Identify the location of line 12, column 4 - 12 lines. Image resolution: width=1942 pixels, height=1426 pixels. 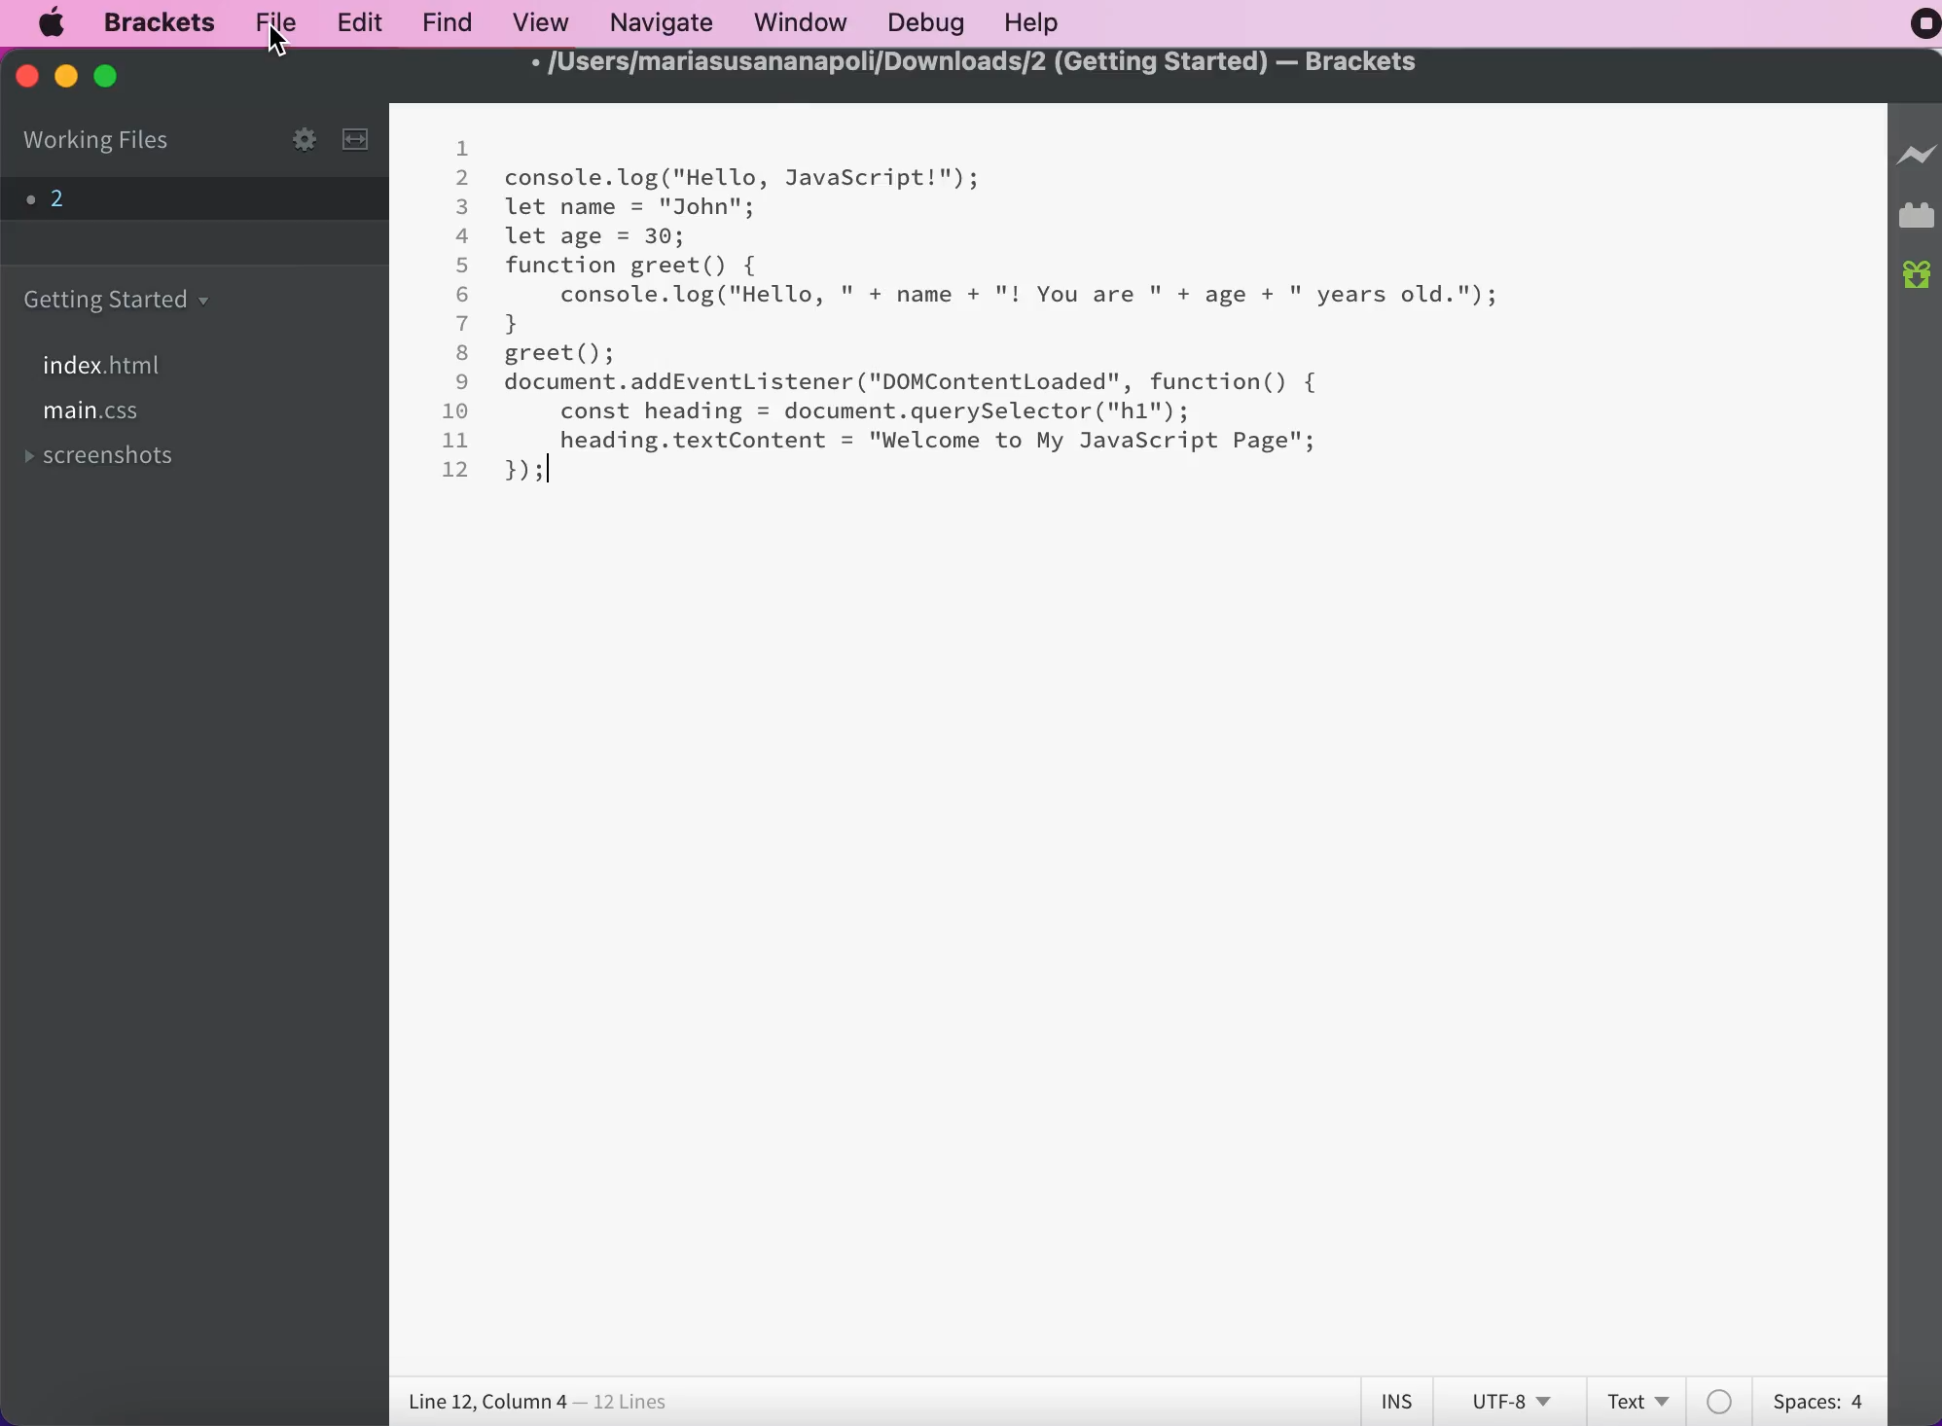
(540, 1403).